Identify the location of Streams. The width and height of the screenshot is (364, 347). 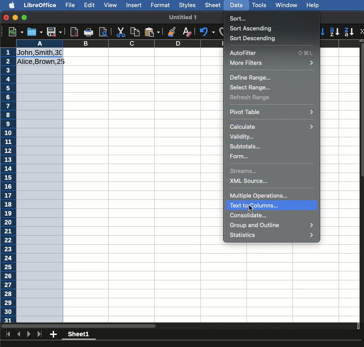
(245, 172).